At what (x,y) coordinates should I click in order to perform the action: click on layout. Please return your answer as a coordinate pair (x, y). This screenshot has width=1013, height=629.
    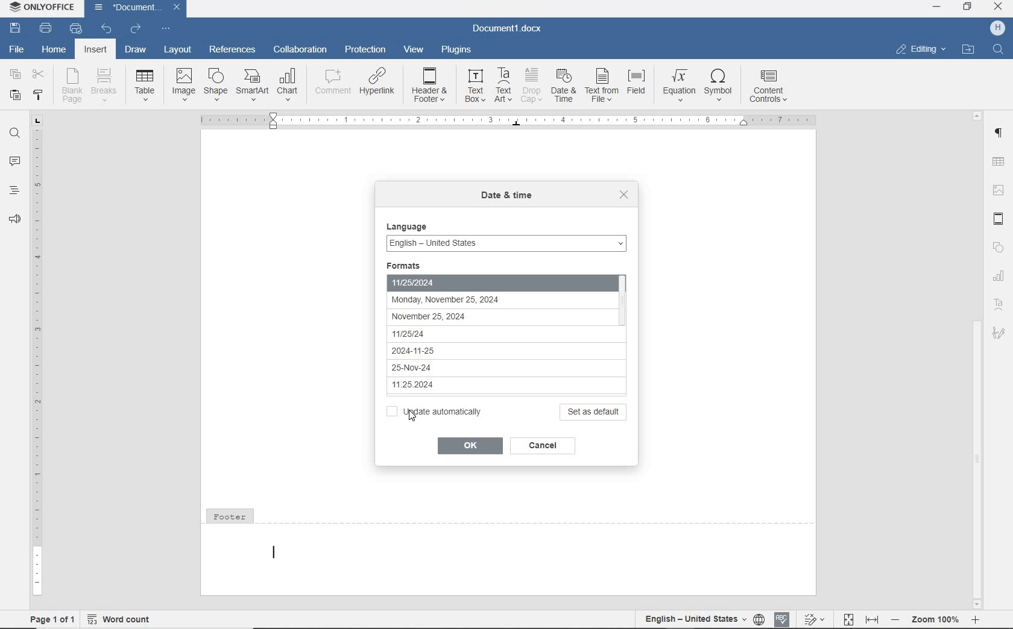
    Looking at the image, I should click on (178, 51).